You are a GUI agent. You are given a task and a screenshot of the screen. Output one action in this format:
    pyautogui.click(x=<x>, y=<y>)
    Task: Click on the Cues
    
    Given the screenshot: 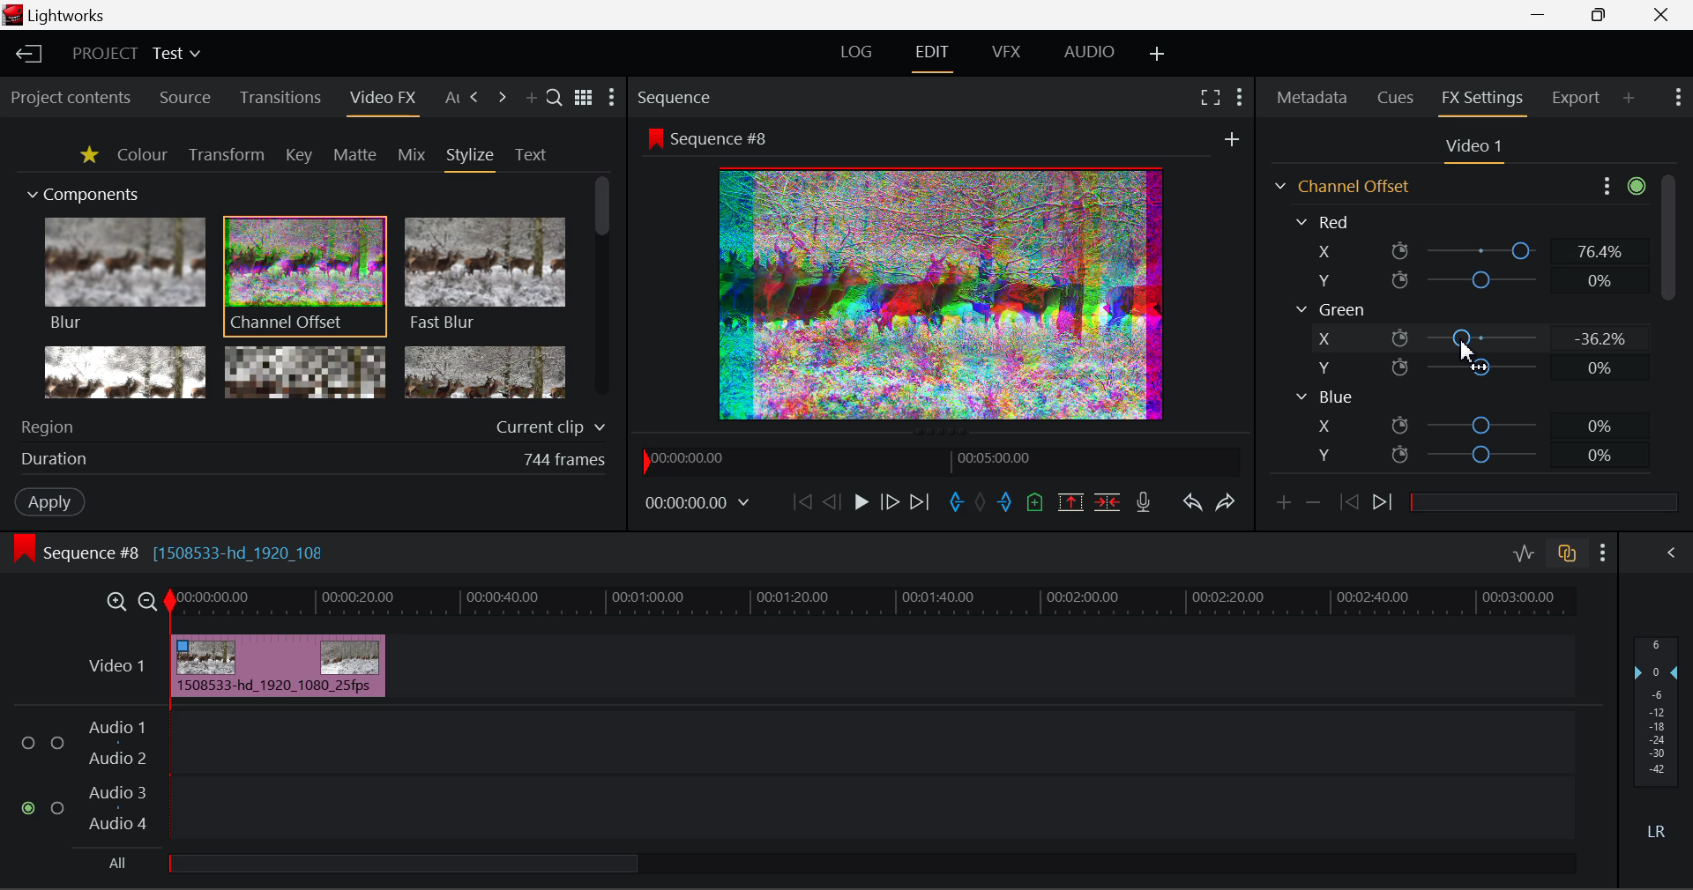 What is the action you would take?
    pyautogui.click(x=1395, y=97)
    